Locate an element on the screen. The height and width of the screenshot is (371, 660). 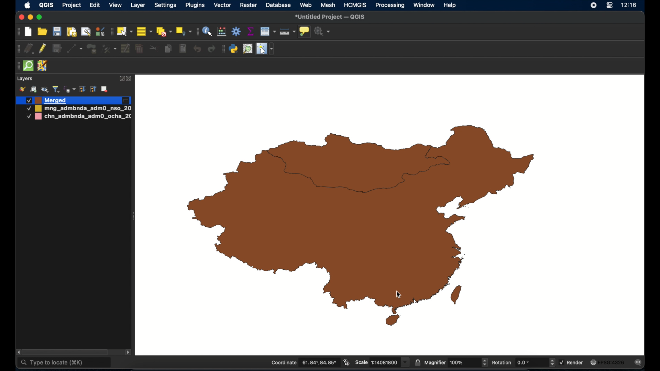
QGIS is located at coordinates (46, 5).